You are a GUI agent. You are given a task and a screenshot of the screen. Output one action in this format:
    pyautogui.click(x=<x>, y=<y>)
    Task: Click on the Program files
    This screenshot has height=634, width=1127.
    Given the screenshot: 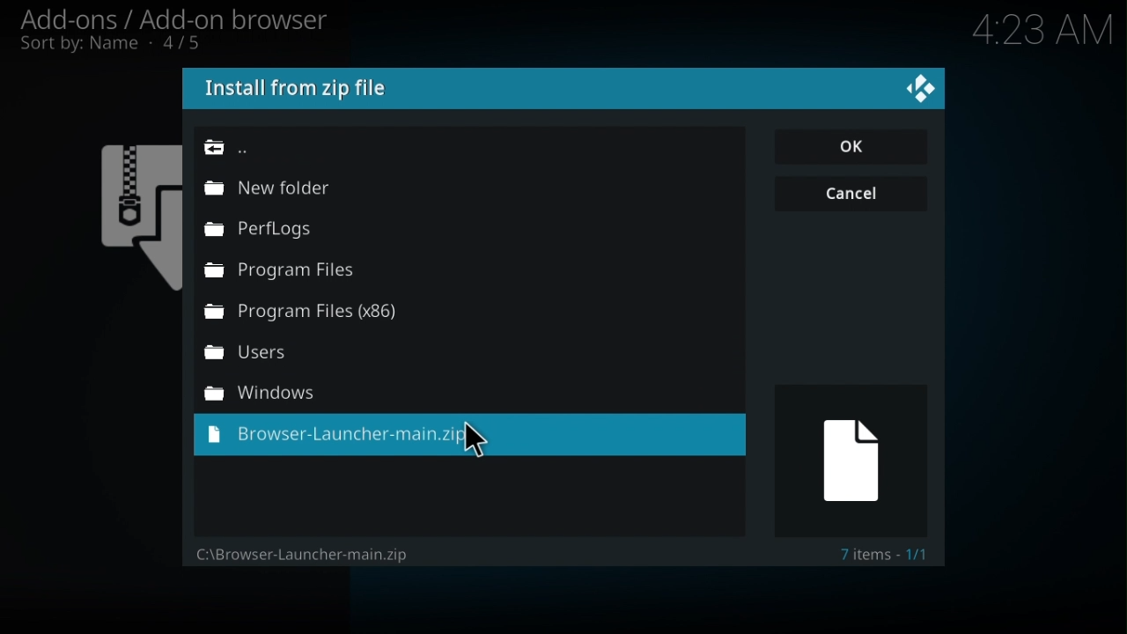 What is the action you would take?
    pyautogui.click(x=289, y=271)
    